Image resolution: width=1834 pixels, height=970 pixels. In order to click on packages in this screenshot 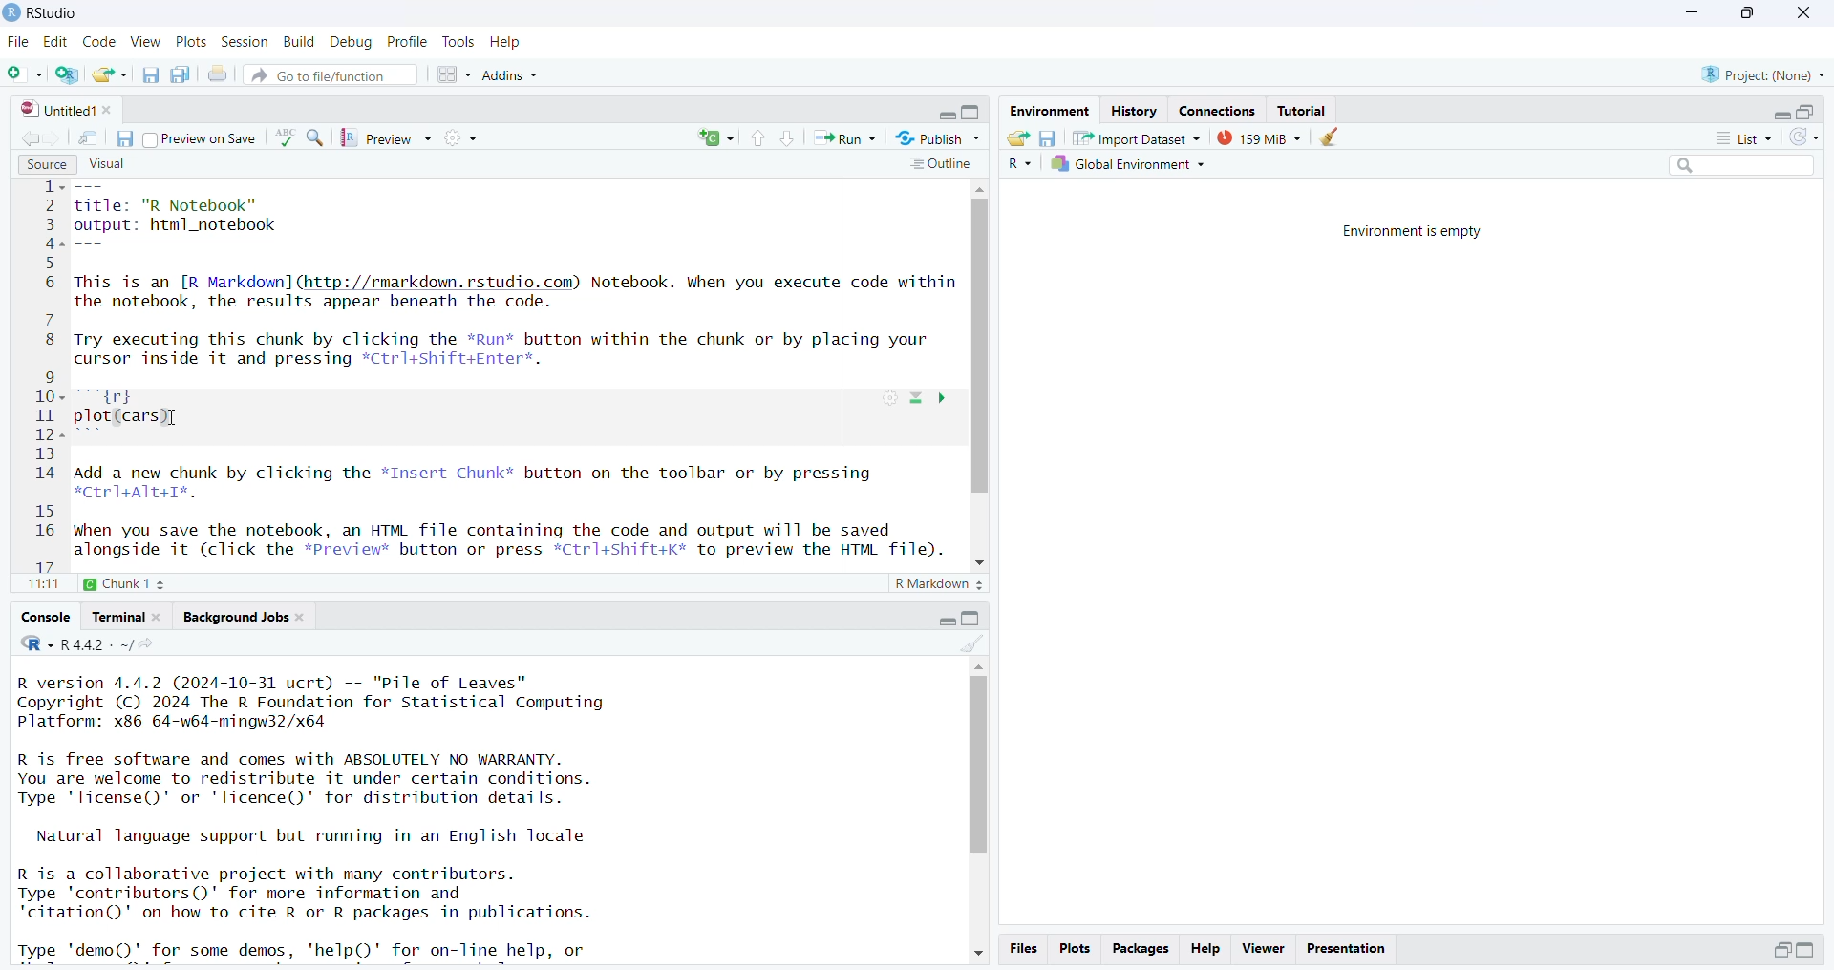, I will do `click(1141, 948)`.